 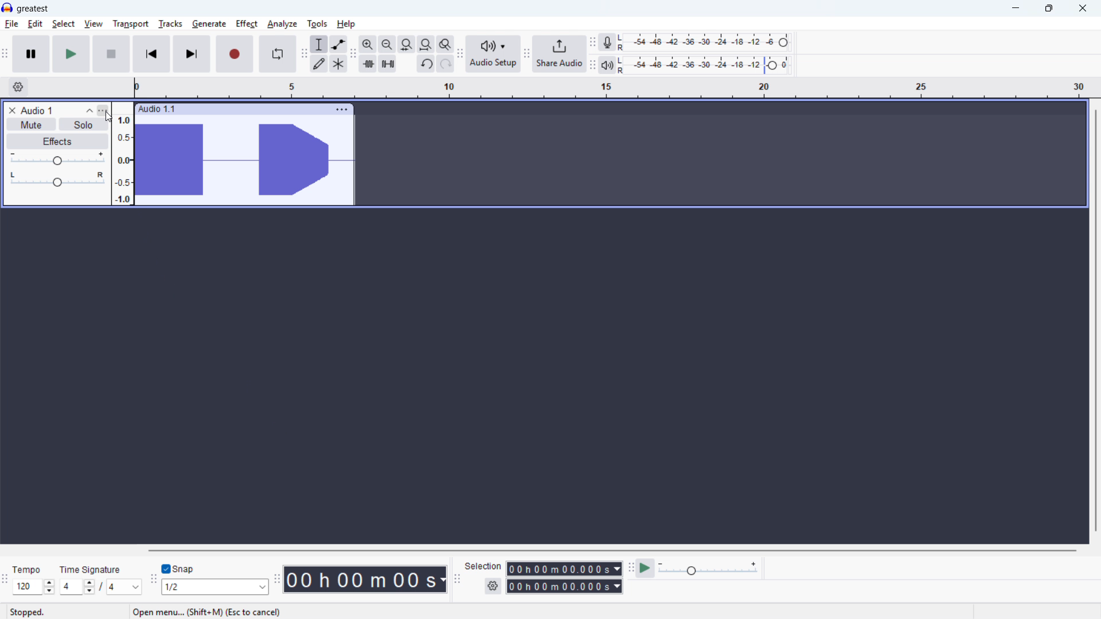 What do you see at coordinates (1015, 9) in the screenshot?
I see `minimise ` at bounding box center [1015, 9].